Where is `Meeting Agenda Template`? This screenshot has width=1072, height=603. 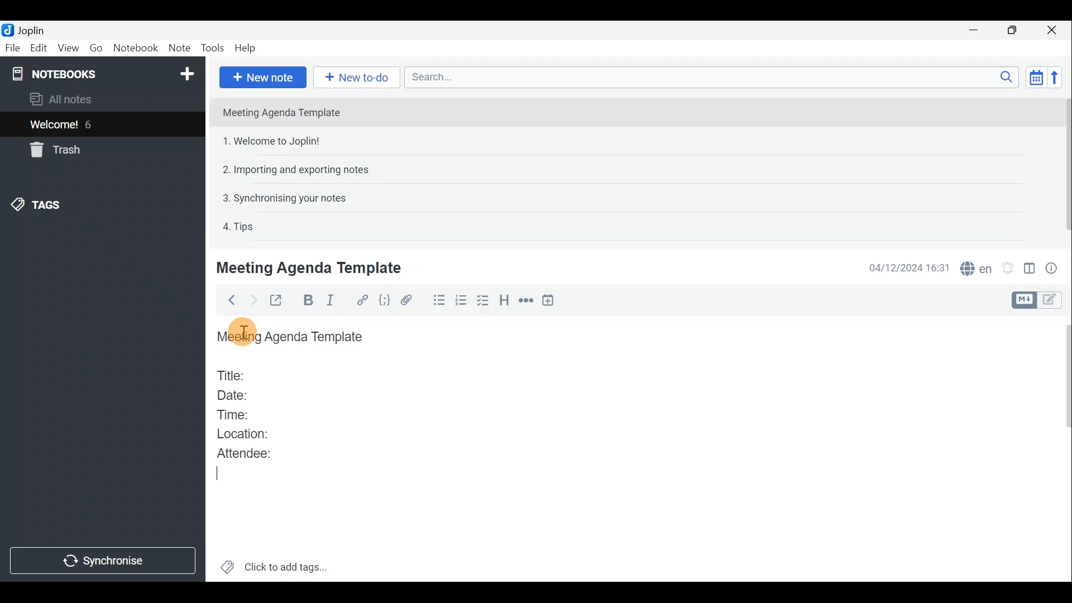
Meeting Agenda Template is located at coordinates (311, 267).